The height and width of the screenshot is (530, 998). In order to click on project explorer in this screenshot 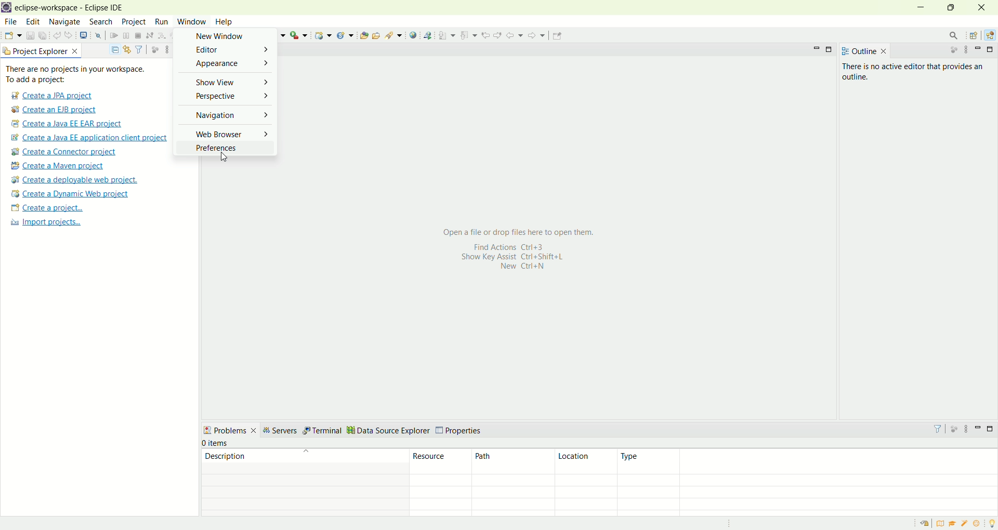, I will do `click(42, 50)`.